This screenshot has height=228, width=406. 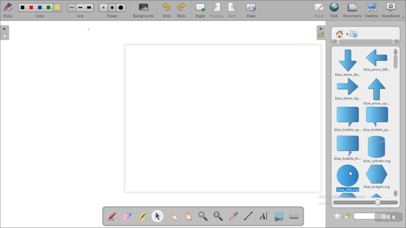 What do you see at coordinates (142, 216) in the screenshot?
I see `highlight` at bounding box center [142, 216].